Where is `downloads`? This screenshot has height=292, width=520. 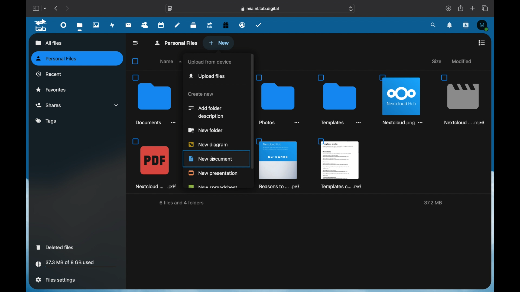 downloads is located at coordinates (448, 8).